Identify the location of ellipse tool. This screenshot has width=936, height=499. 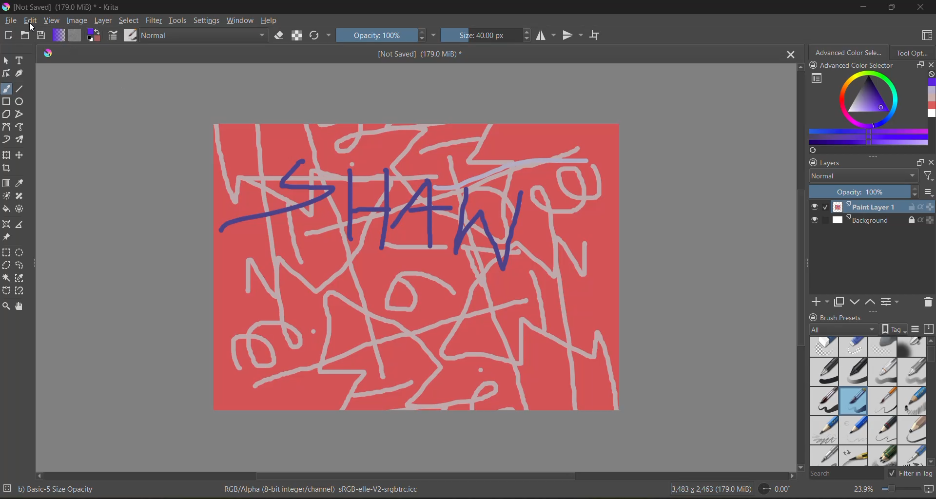
(20, 102).